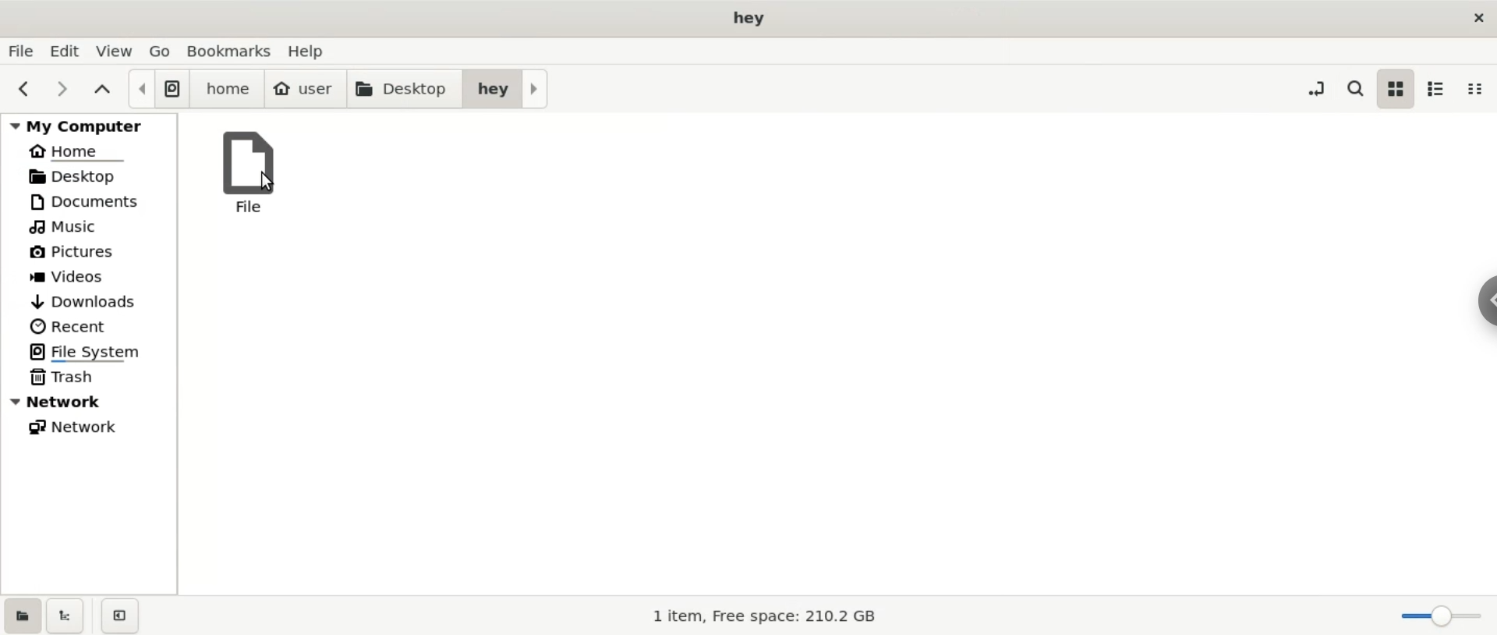  I want to click on home, so click(89, 148).